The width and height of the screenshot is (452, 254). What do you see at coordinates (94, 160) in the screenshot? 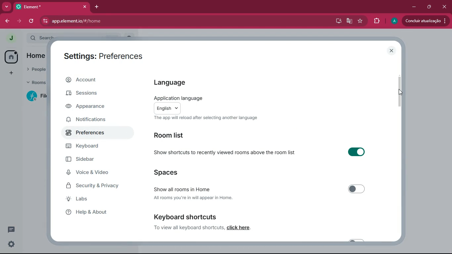
I see `sidebar ` at bounding box center [94, 160].